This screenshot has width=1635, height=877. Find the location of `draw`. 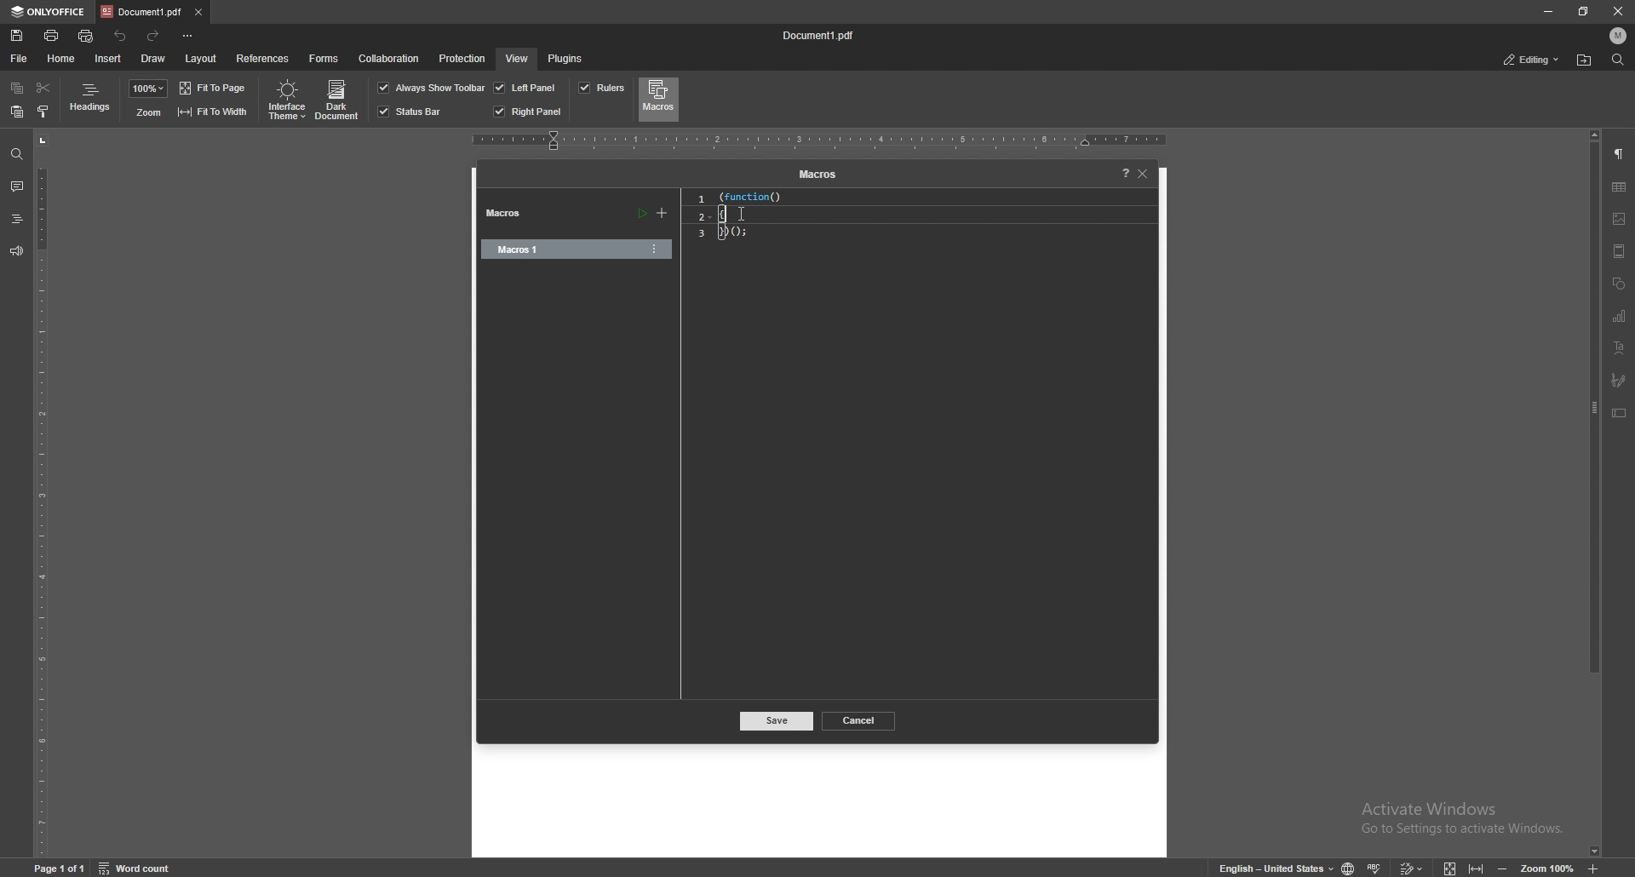

draw is located at coordinates (155, 57).